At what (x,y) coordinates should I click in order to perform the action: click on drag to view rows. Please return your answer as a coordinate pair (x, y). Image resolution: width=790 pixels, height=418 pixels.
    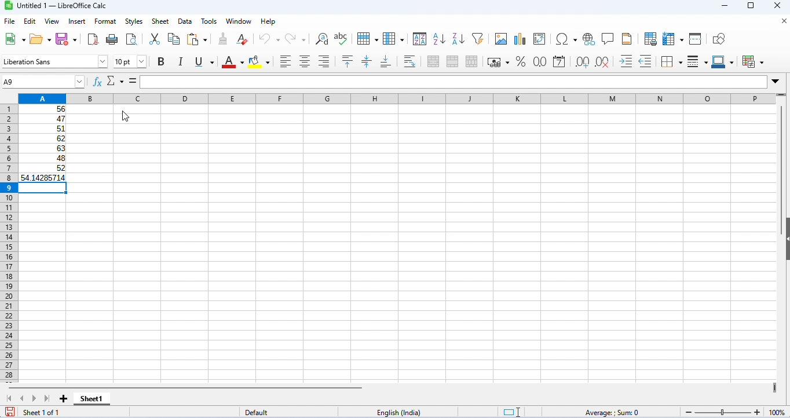
    Looking at the image, I should click on (781, 96).